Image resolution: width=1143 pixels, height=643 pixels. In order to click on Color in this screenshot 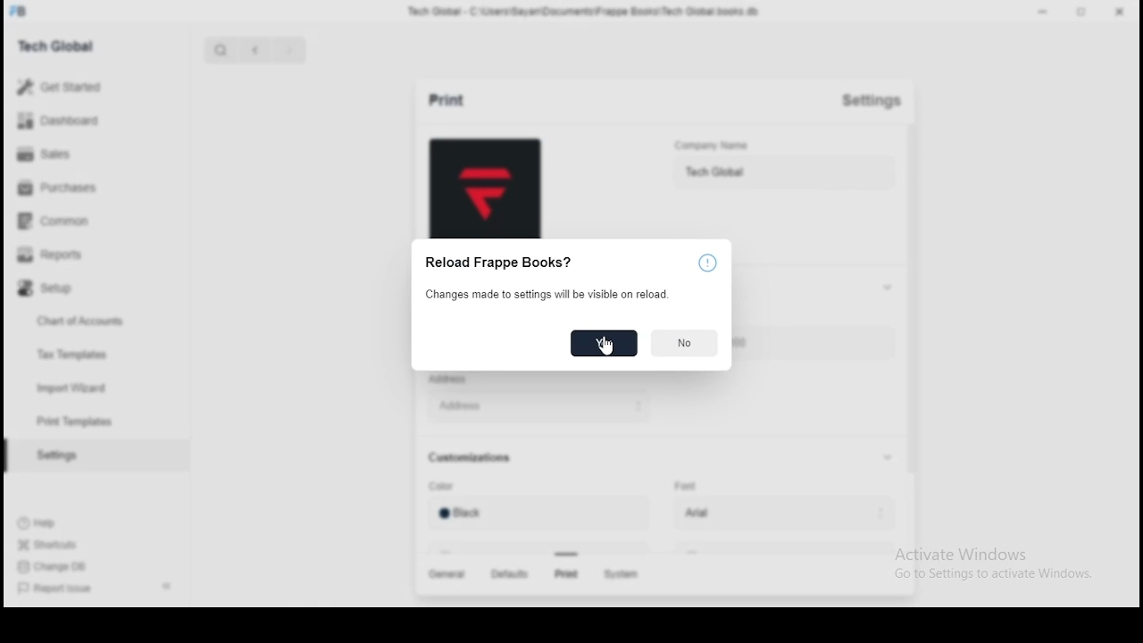, I will do `click(450, 488)`.